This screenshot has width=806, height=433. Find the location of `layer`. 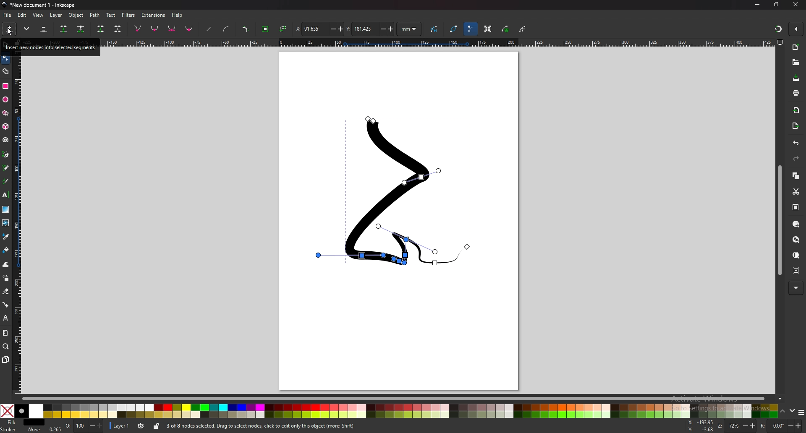

layer is located at coordinates (56, 15).